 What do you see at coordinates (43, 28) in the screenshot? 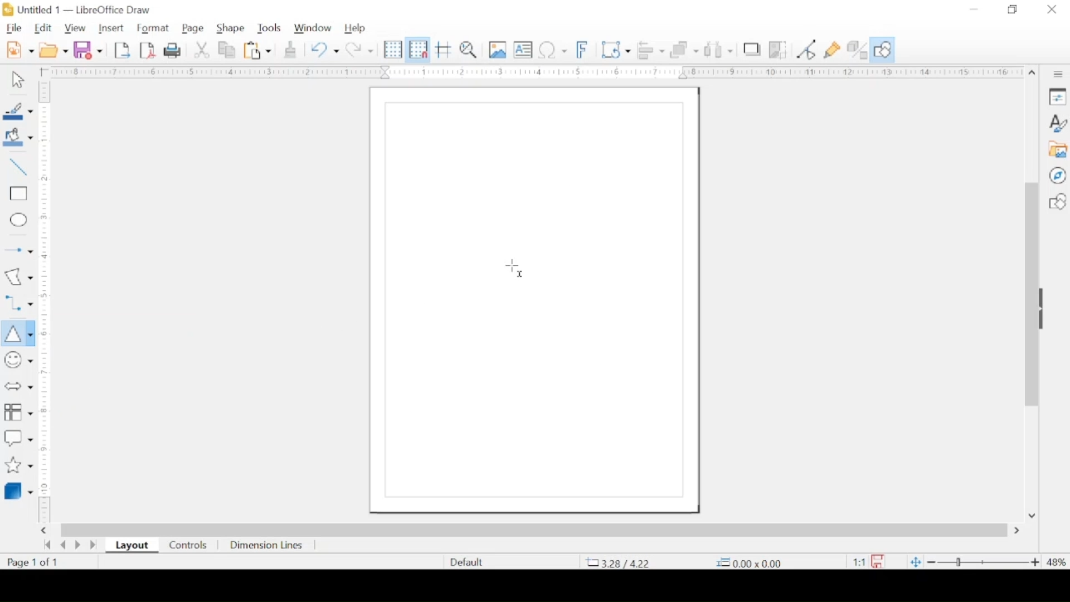
I see `edit` at bounding box center [43, 28].